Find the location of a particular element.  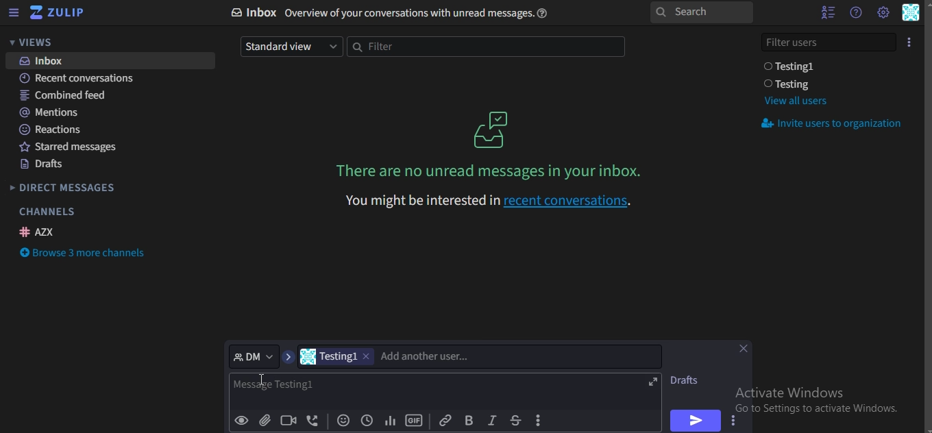

Add poll is located at coordinates (390, 421).